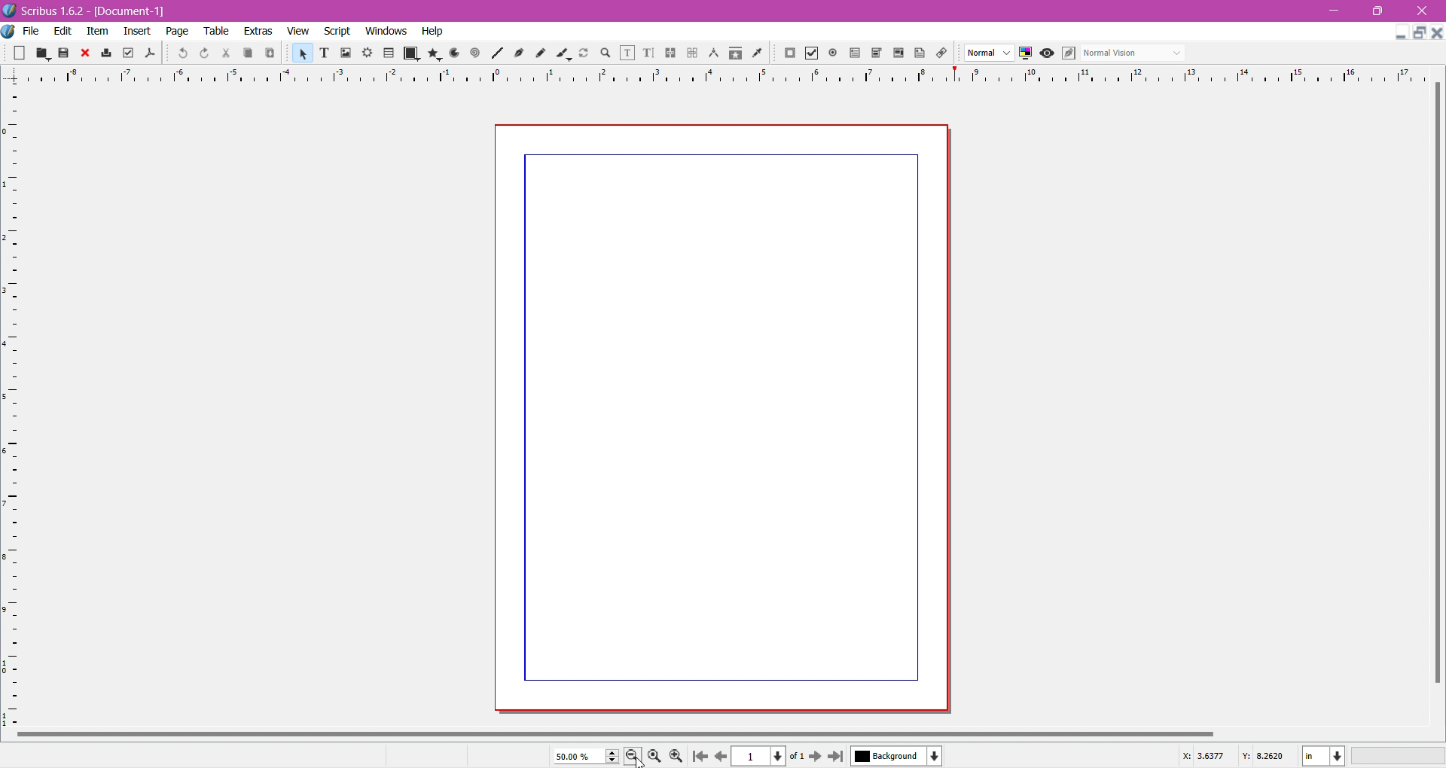  Describe the element at coordinates (338, 31) in the screenshot. I see `Script` at that location.